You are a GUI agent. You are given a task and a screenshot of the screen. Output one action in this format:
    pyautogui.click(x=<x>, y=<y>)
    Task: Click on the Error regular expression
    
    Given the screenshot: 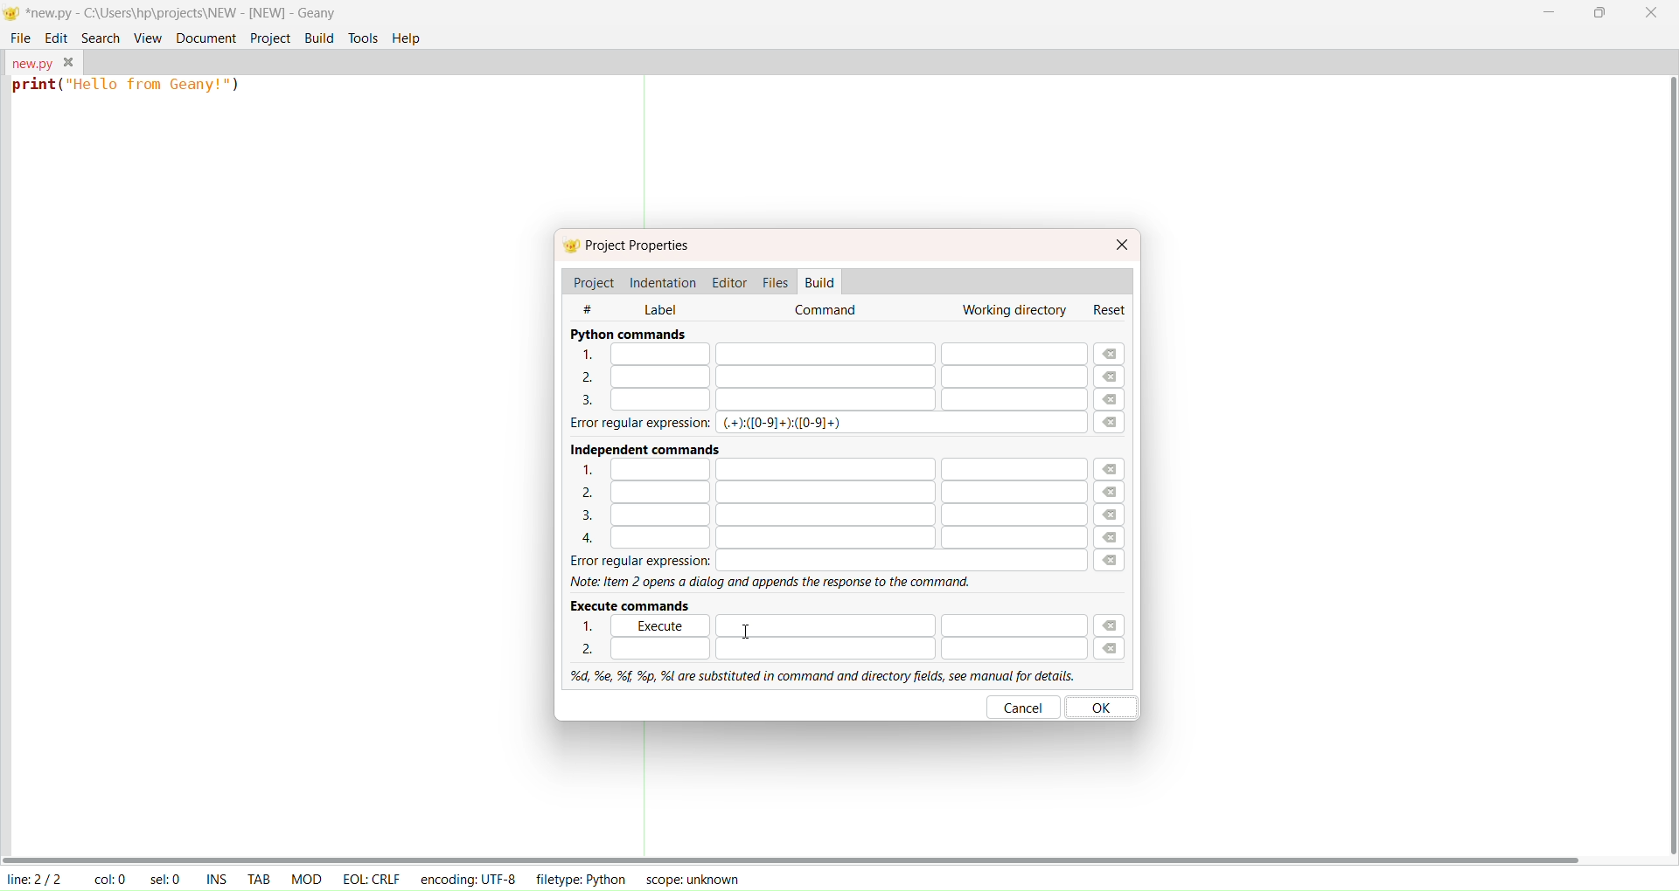 What is the action you would take?
    pyautogui.click(x=626, y=424)
    